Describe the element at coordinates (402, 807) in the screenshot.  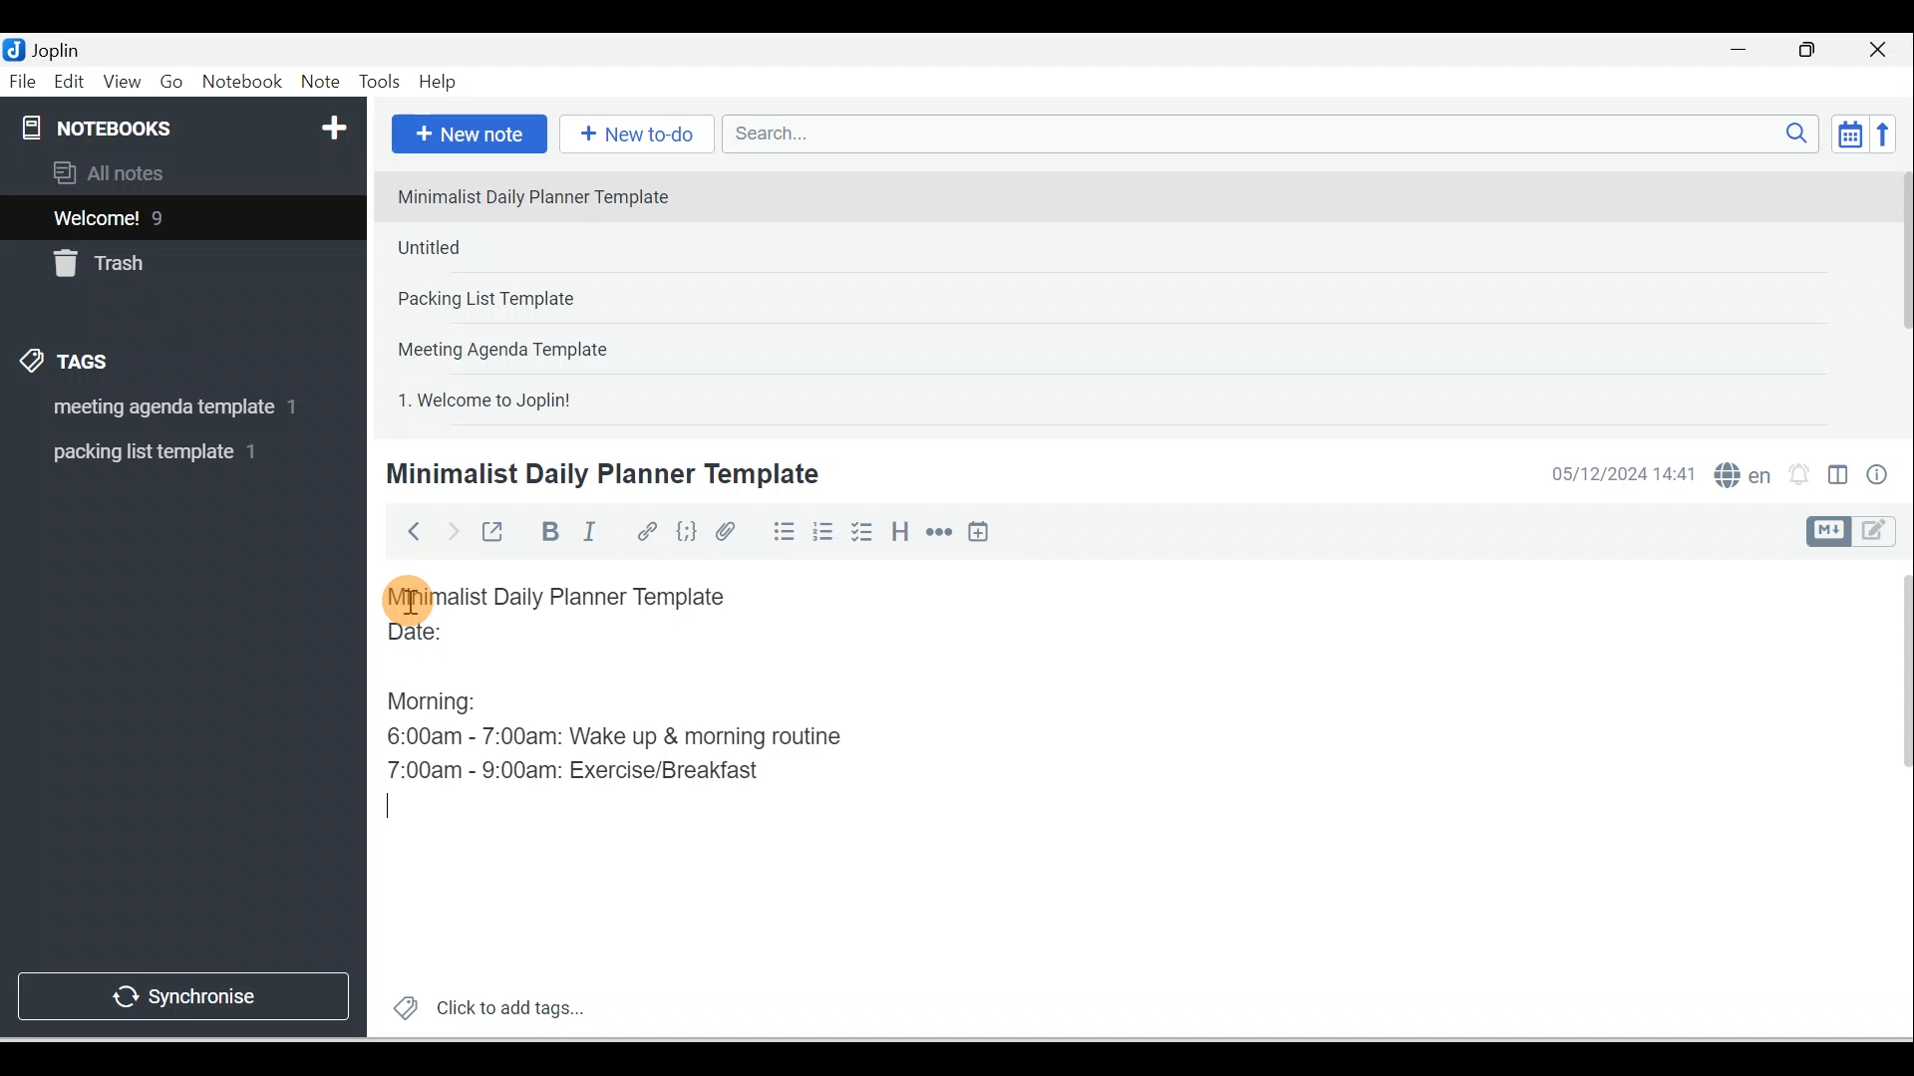
I see `Cursor` at that location.